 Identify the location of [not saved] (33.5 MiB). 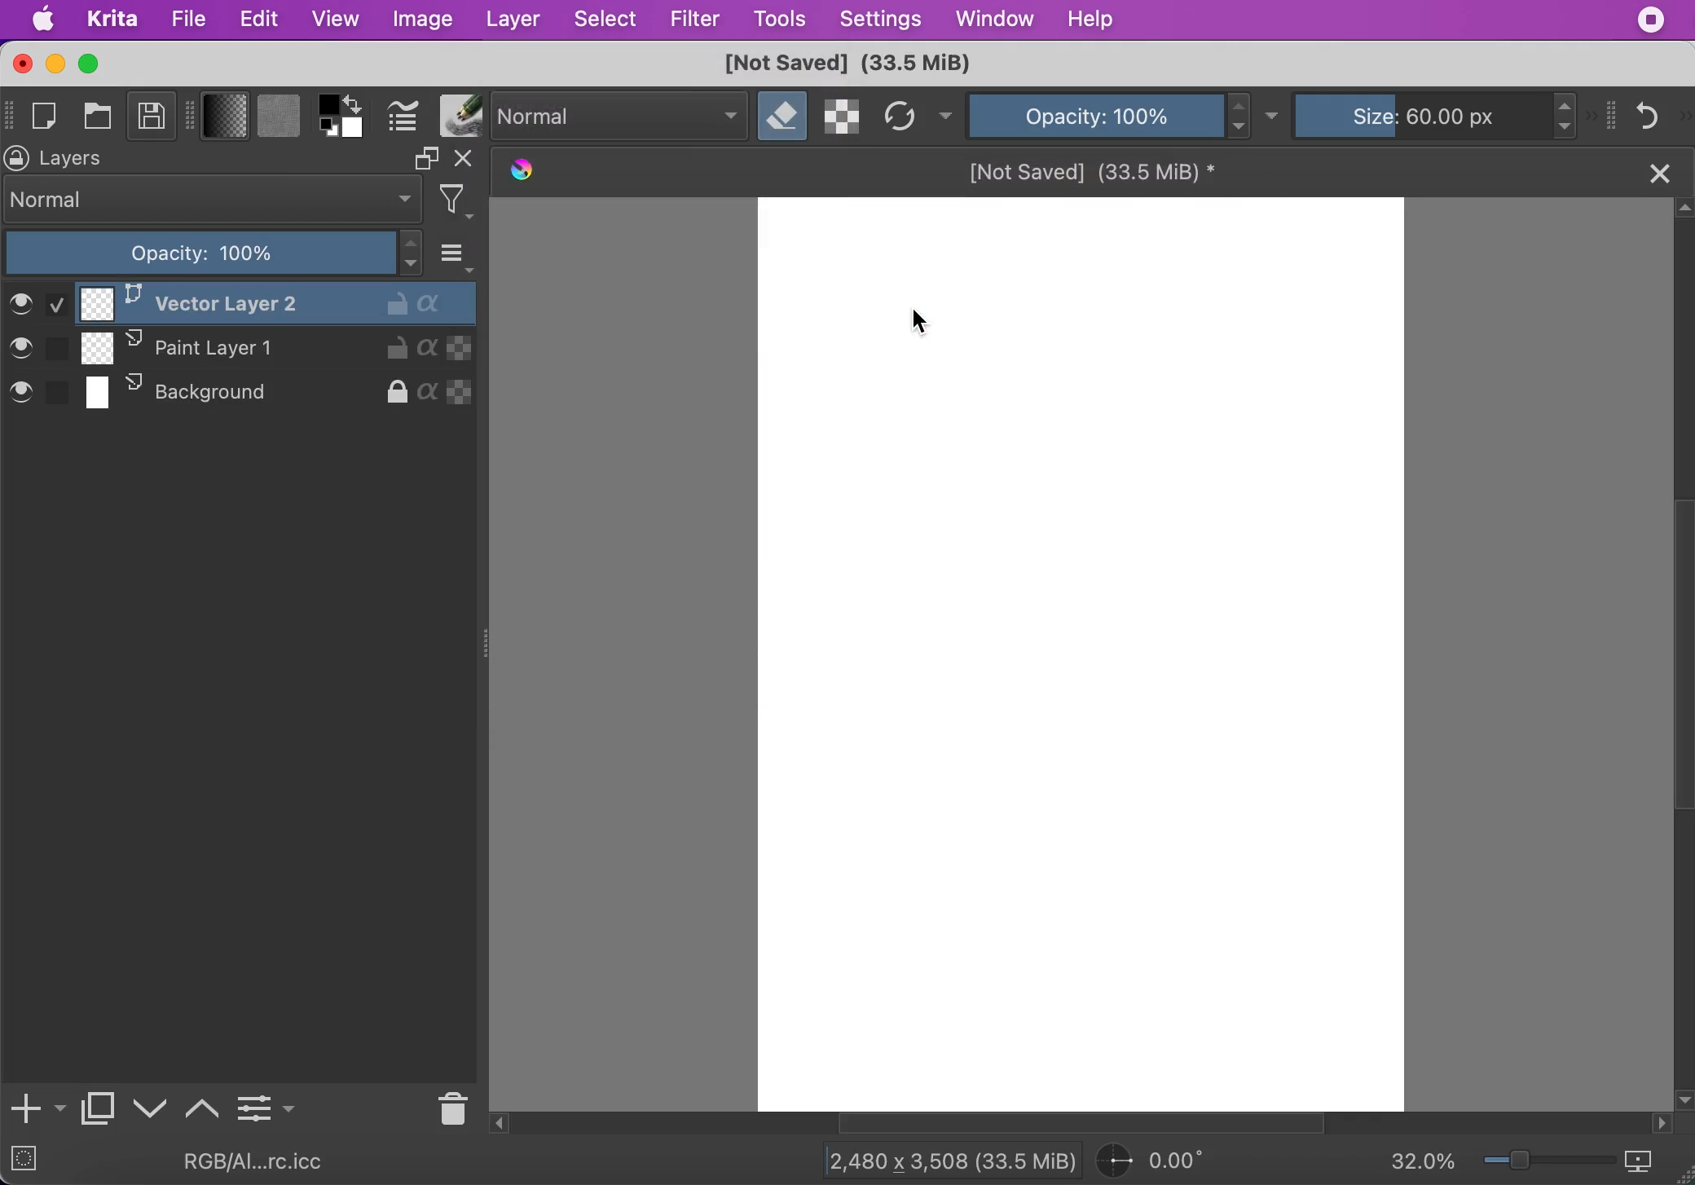
(1093, 170).